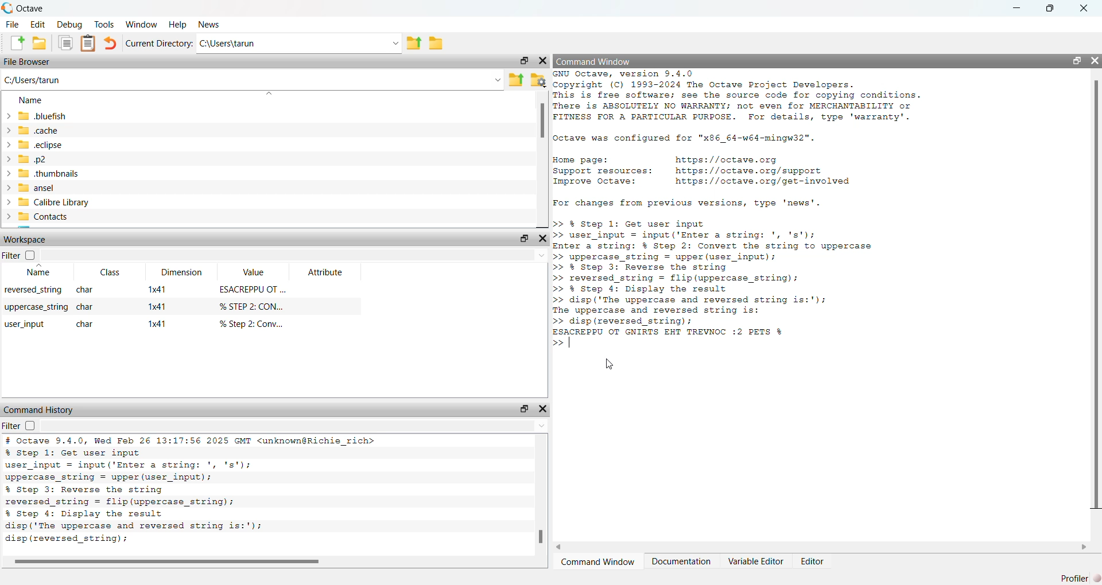  I want to click on one directory up, so click(416, 42).